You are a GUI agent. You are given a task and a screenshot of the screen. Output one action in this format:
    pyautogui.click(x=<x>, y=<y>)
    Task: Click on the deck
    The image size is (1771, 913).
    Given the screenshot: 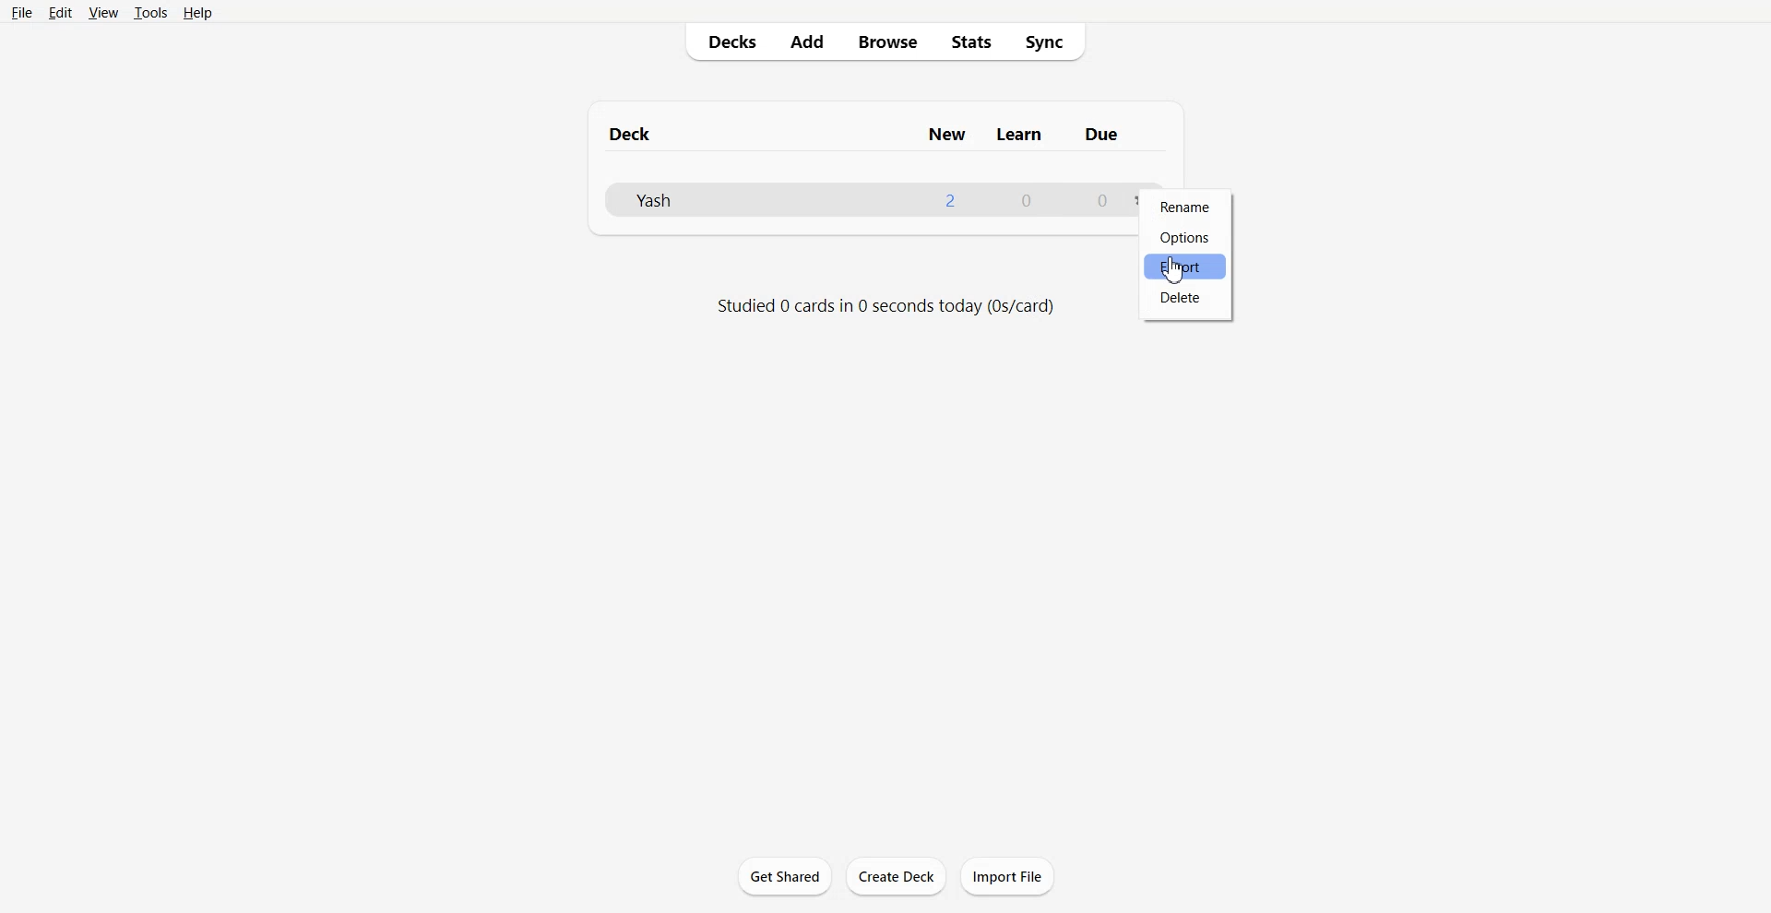 What is the action you would take?
    pyautogui.click(x=648, y=132)
    